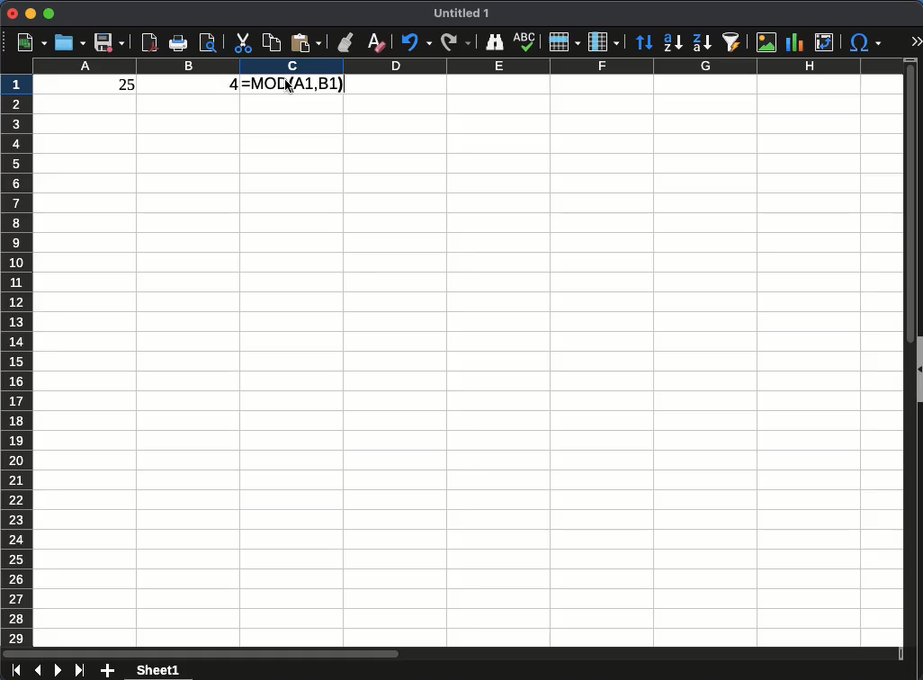  Describe the element at coordinates (120, 85) in the screenshot. I see `25` at that location.